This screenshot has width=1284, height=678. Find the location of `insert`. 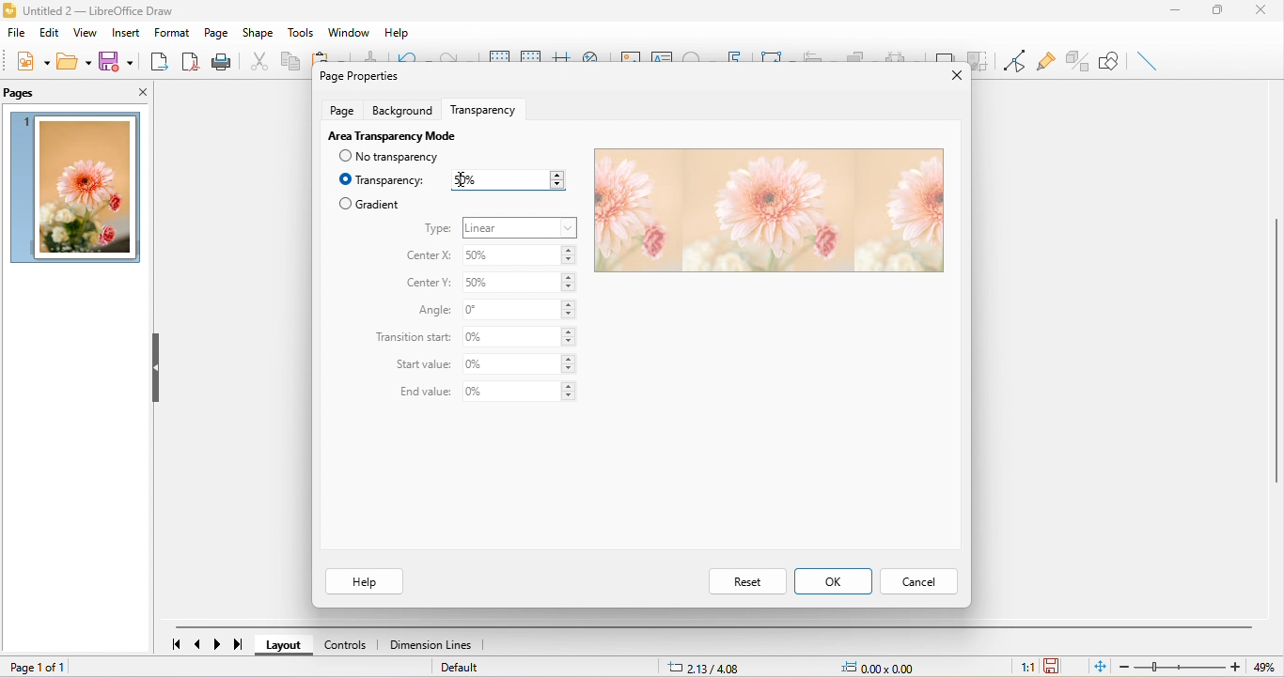

insert is located at coordinates (130, 31).